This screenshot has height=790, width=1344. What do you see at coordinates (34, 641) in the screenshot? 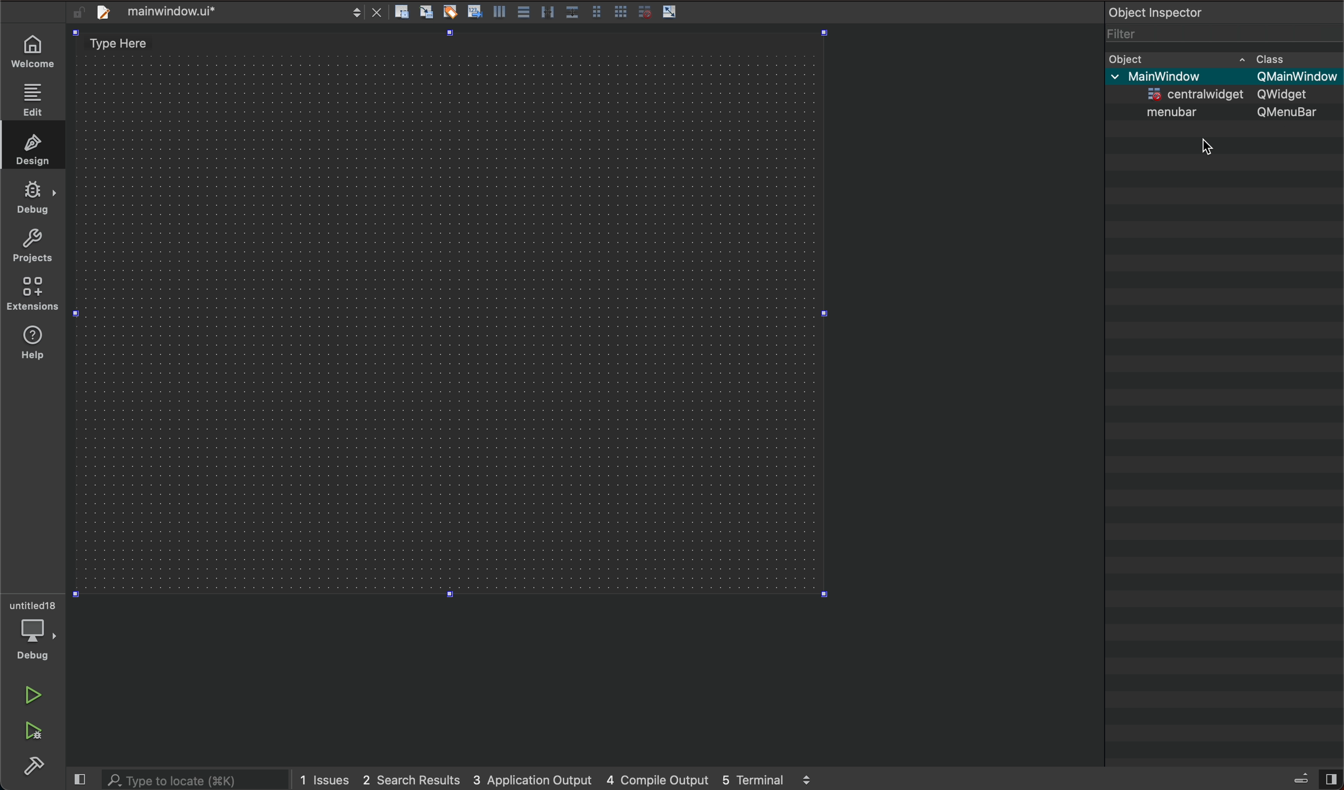
I see `debug` at bounding box center [34, 641].